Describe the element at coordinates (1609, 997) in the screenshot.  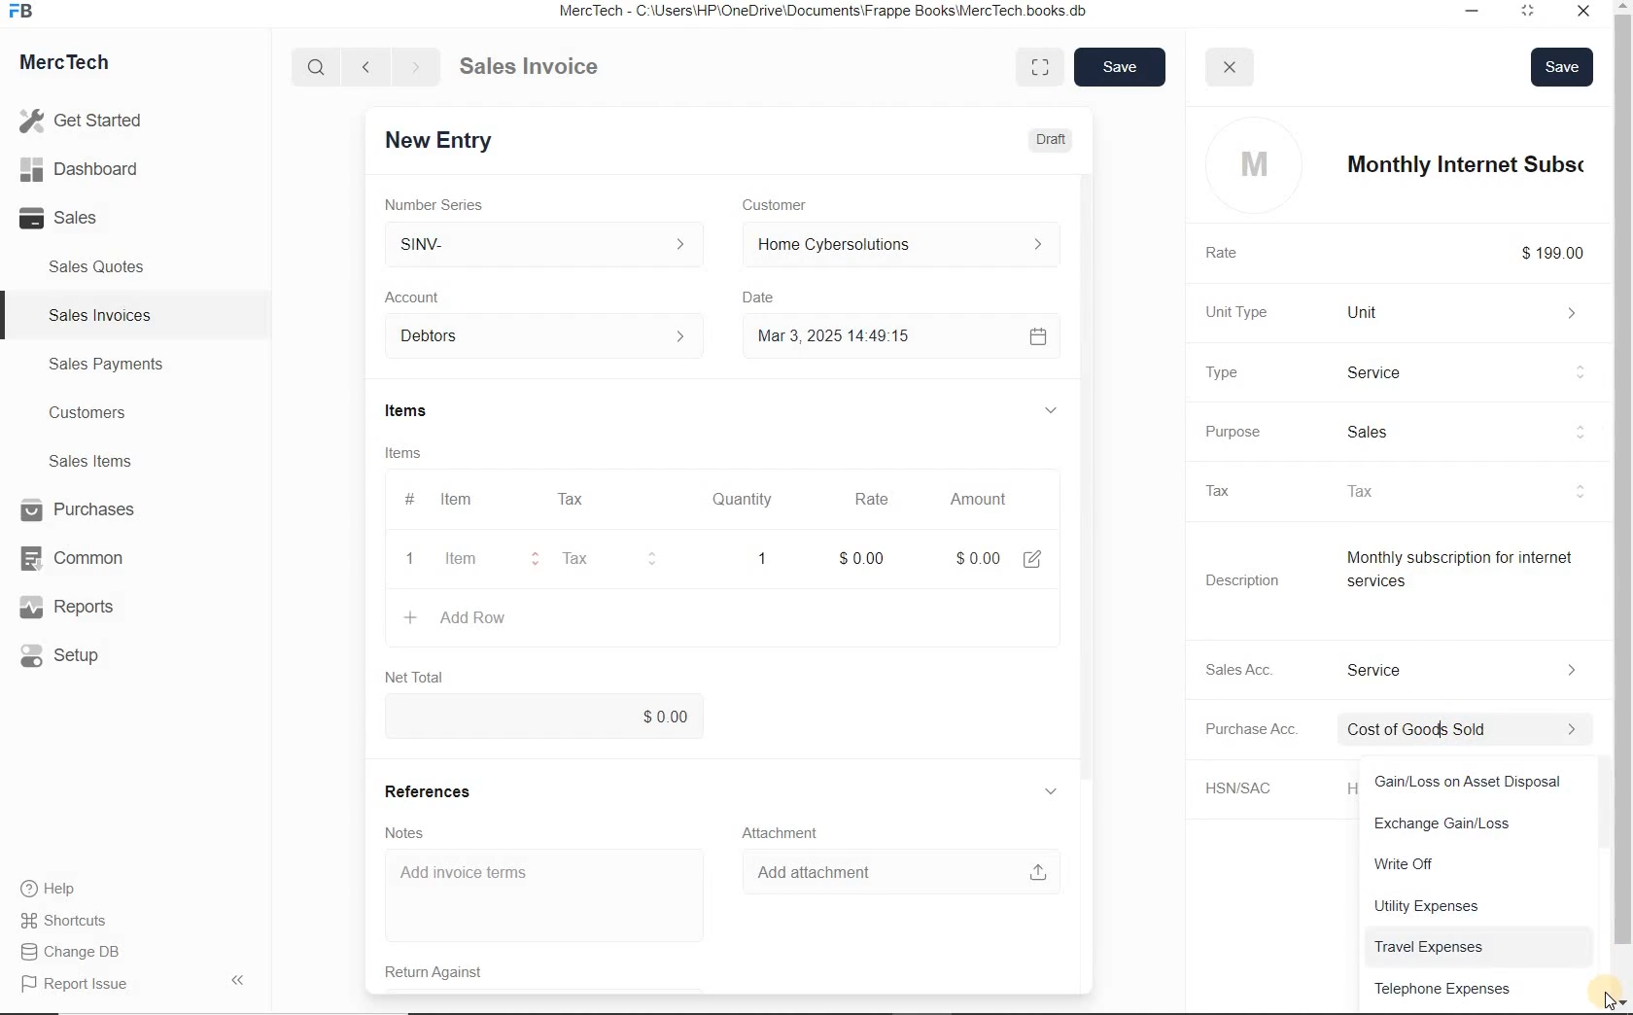
I see `cursor` at that location.